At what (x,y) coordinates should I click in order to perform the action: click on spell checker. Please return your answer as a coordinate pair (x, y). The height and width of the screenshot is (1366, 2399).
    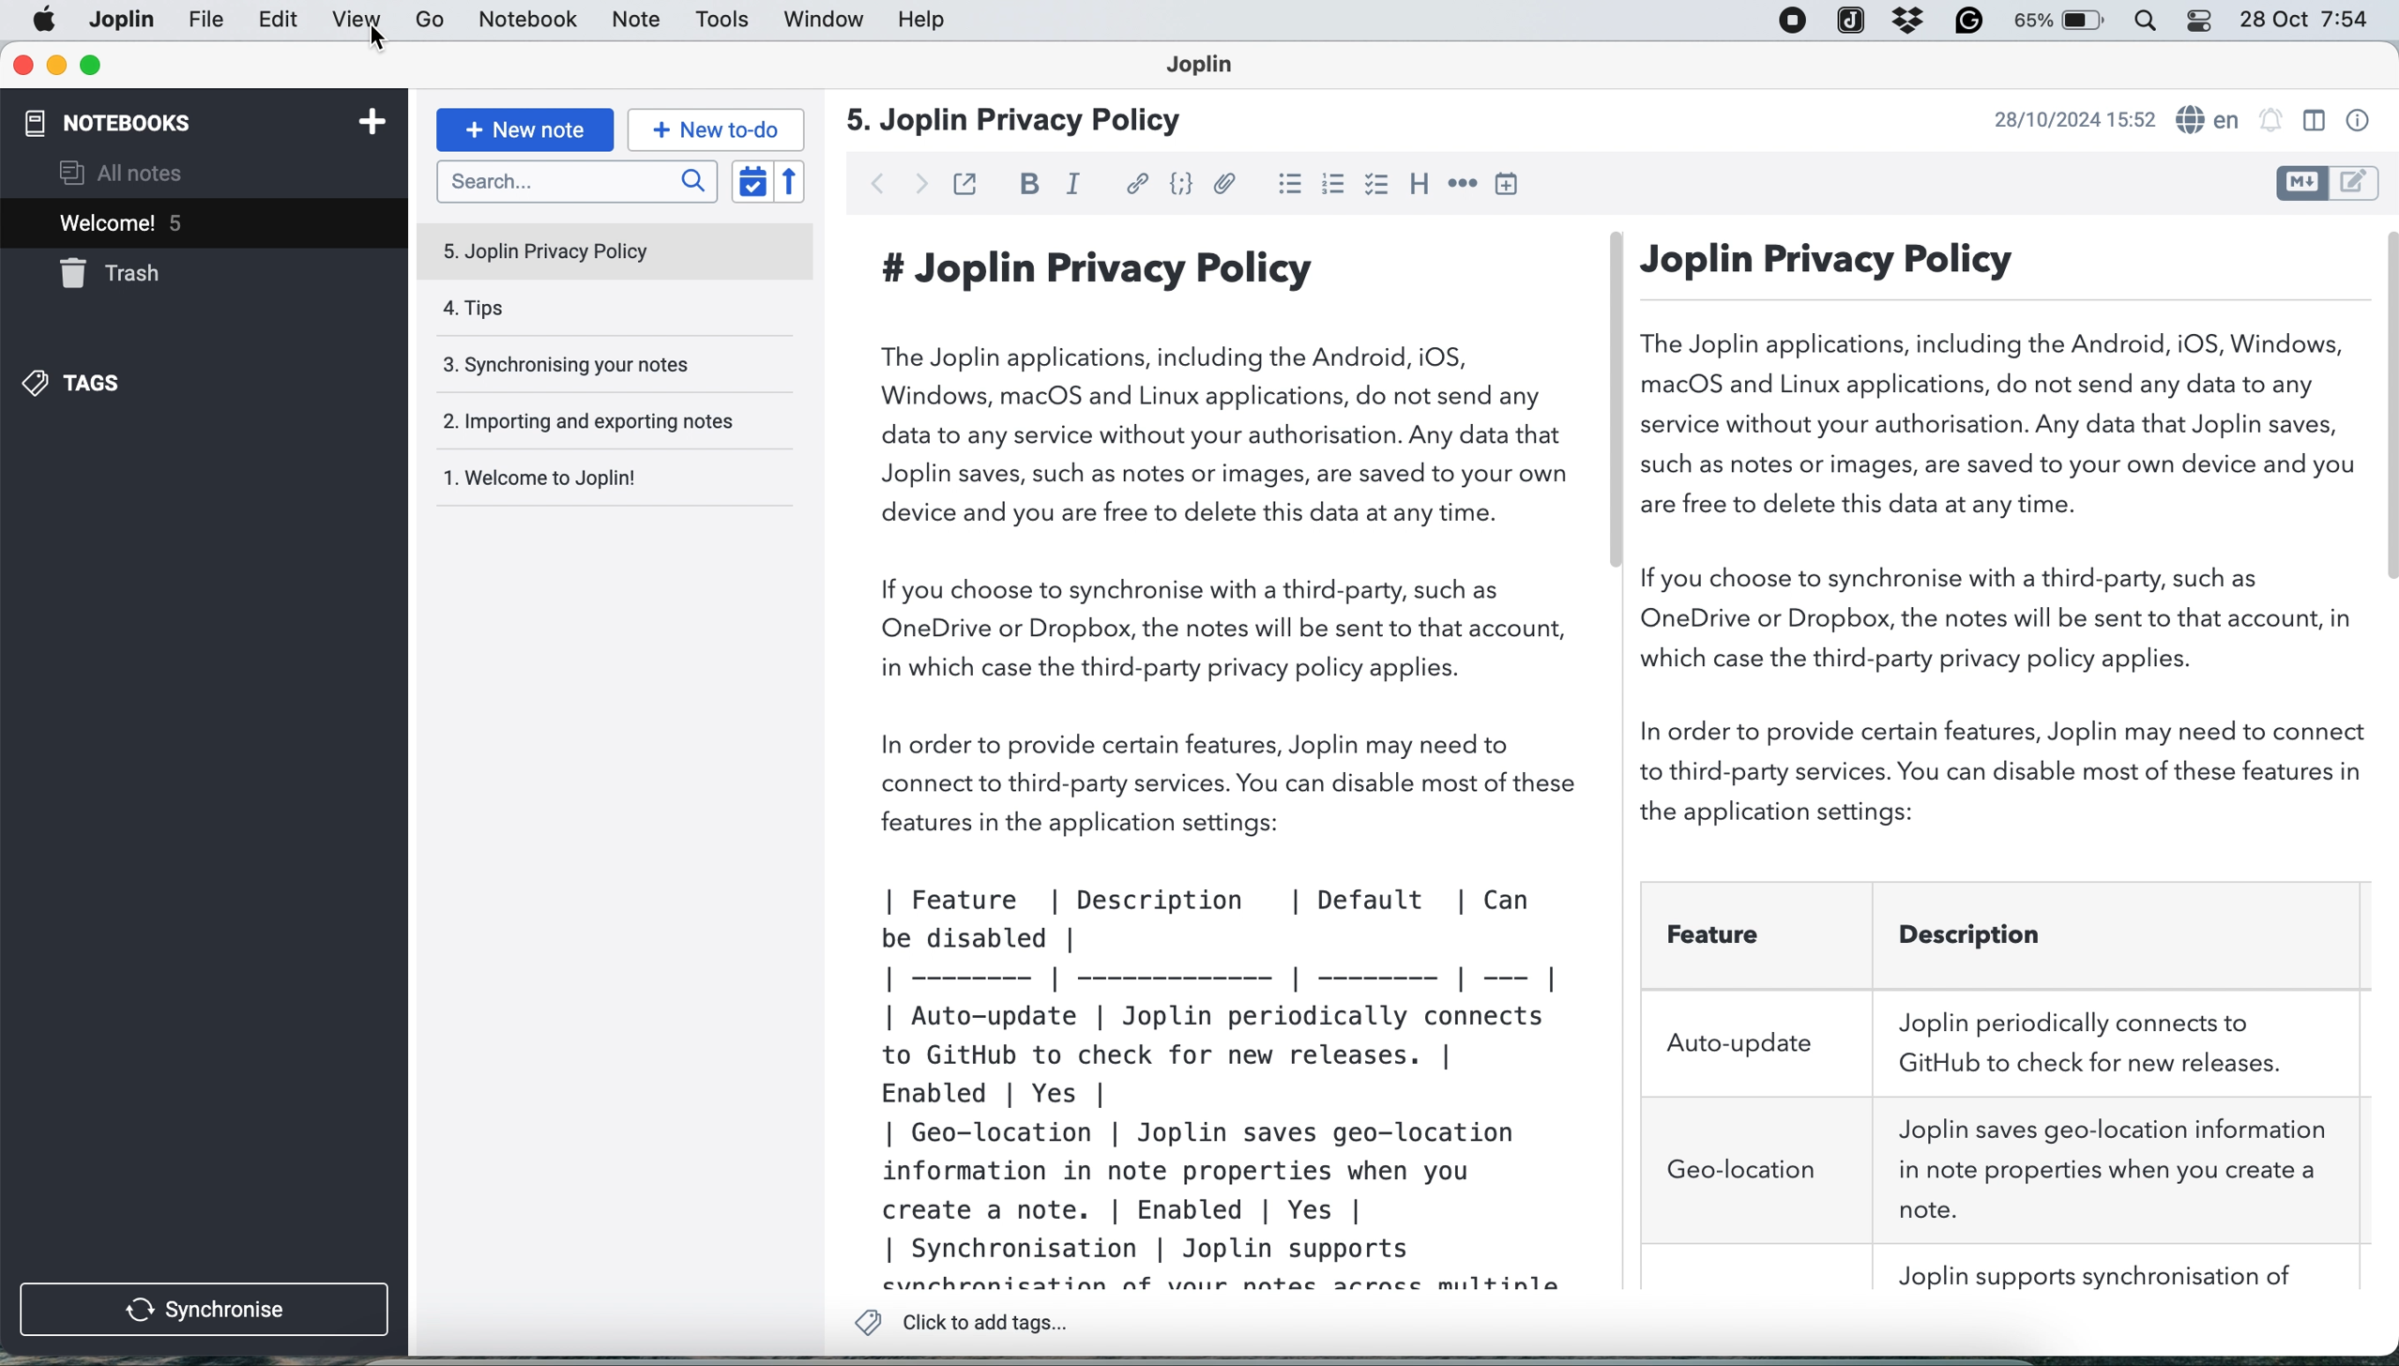
    Looking at the image, I should click on (2211, 121).